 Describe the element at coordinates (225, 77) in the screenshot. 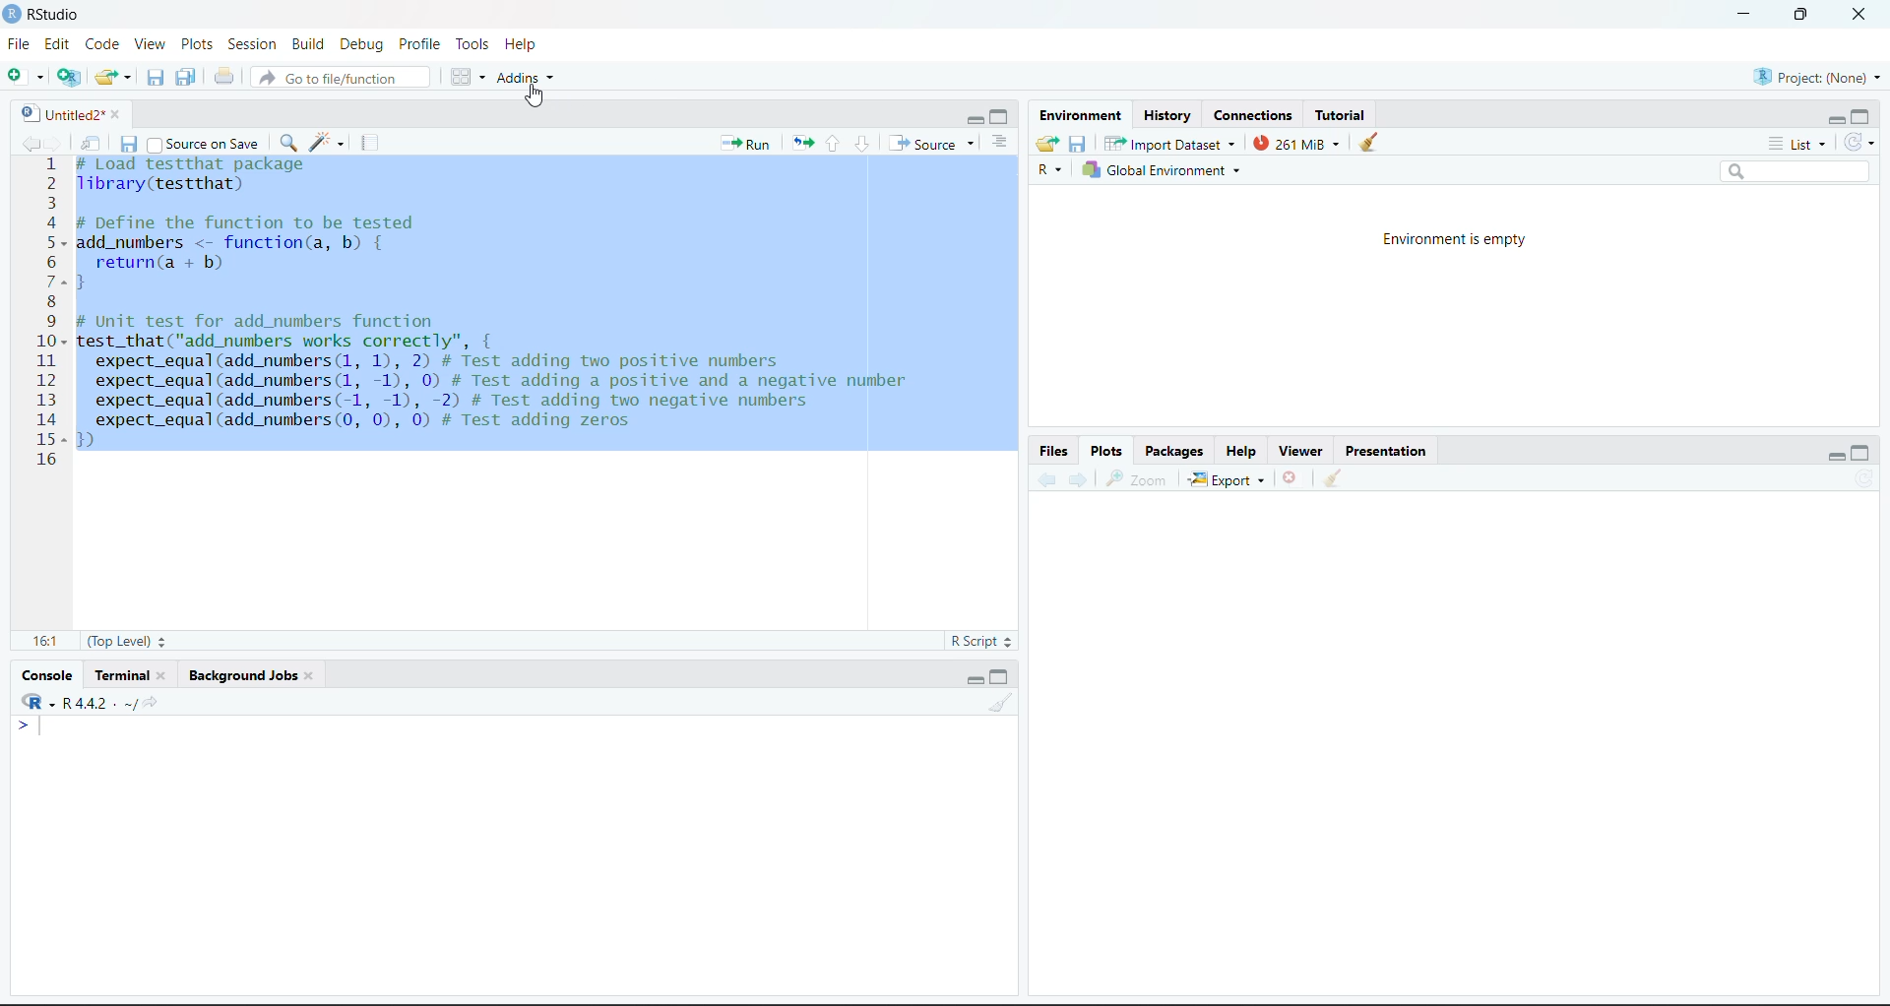

I see `Print` at that location.